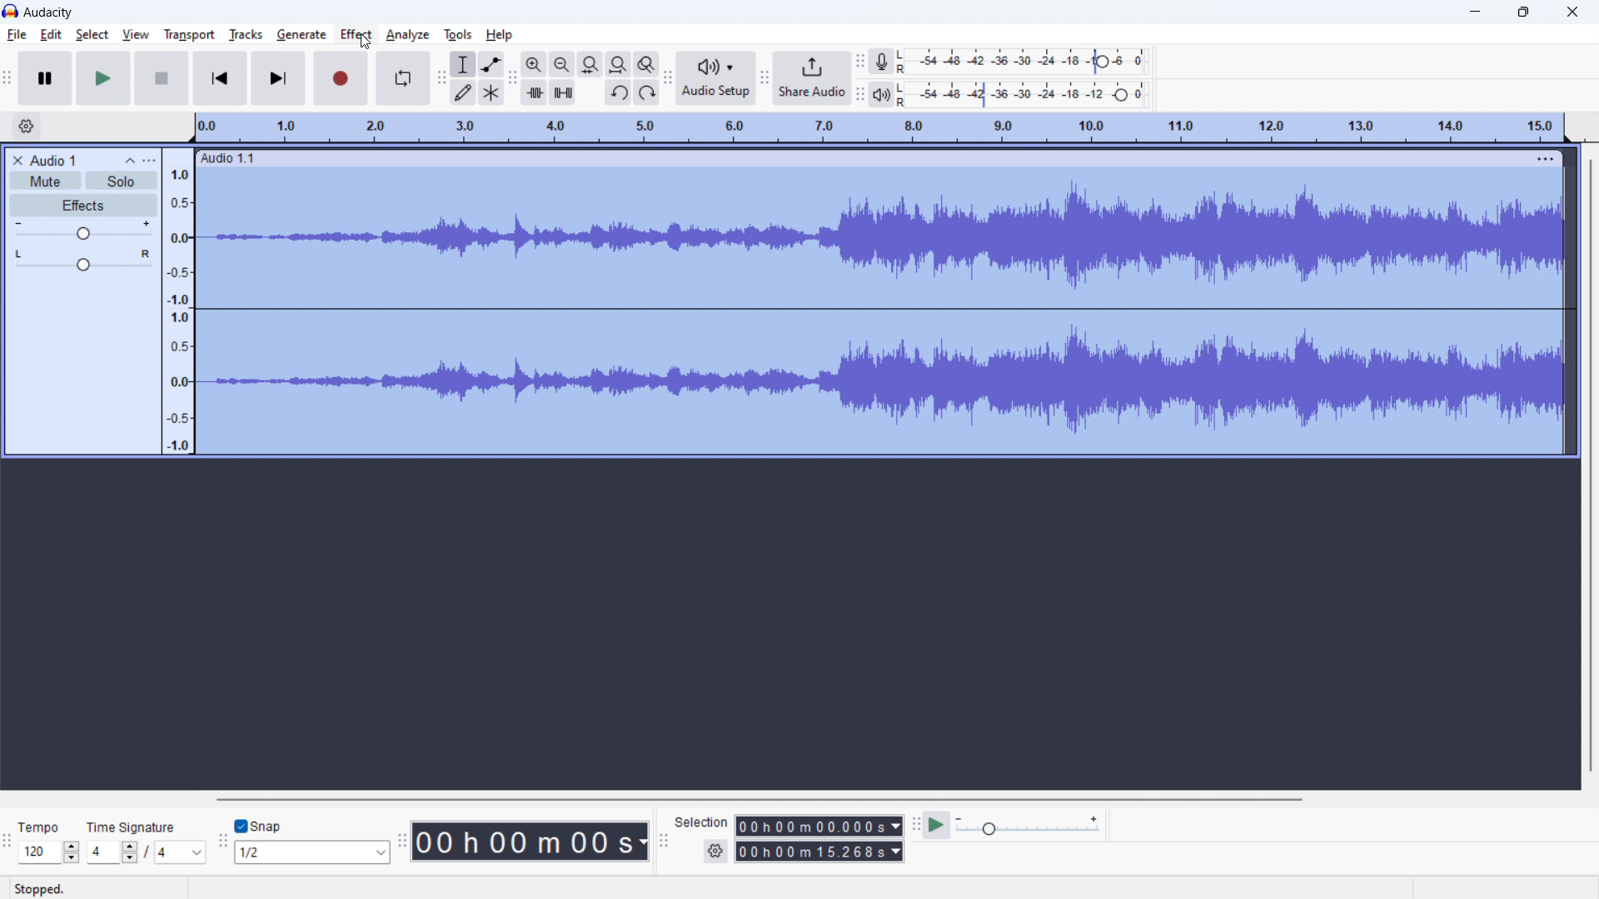 Image resolution: width=1599 pixels, height=899 pixels. What do you see at coordinates (103, 78) in the screenshot?
I see `play` at bounding box center [103, 78].